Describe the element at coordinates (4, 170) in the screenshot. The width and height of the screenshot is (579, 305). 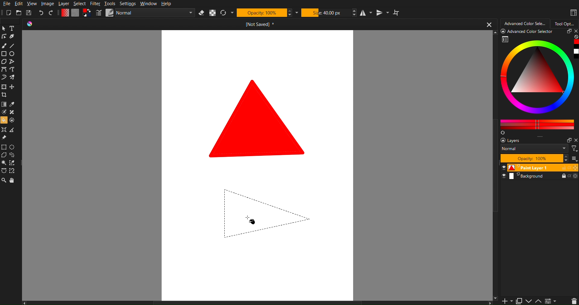
I see `selection free shape` at that location.